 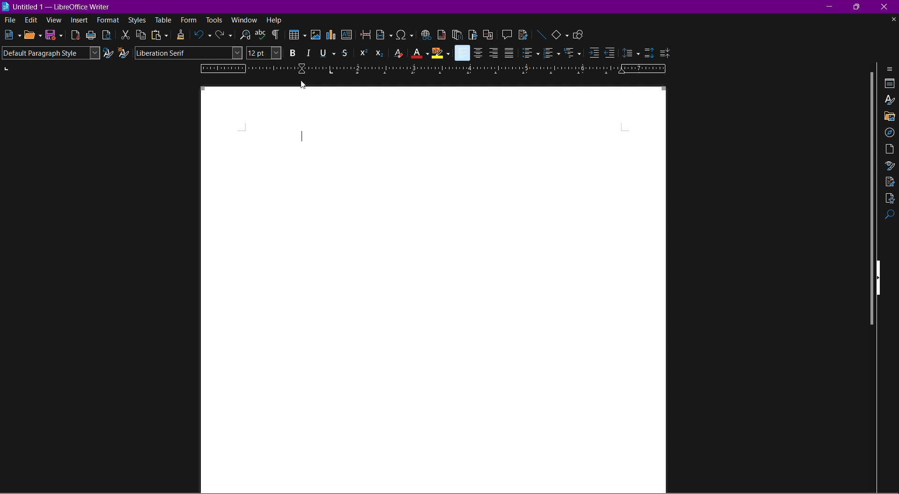 What do you see at coordinates (214, 20) in the screenshot?
I see `tools` at bounding box center [214, 20].